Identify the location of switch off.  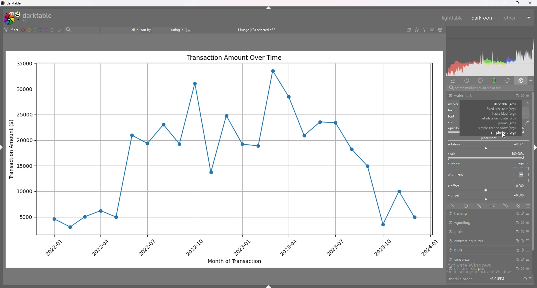
(450, 250).